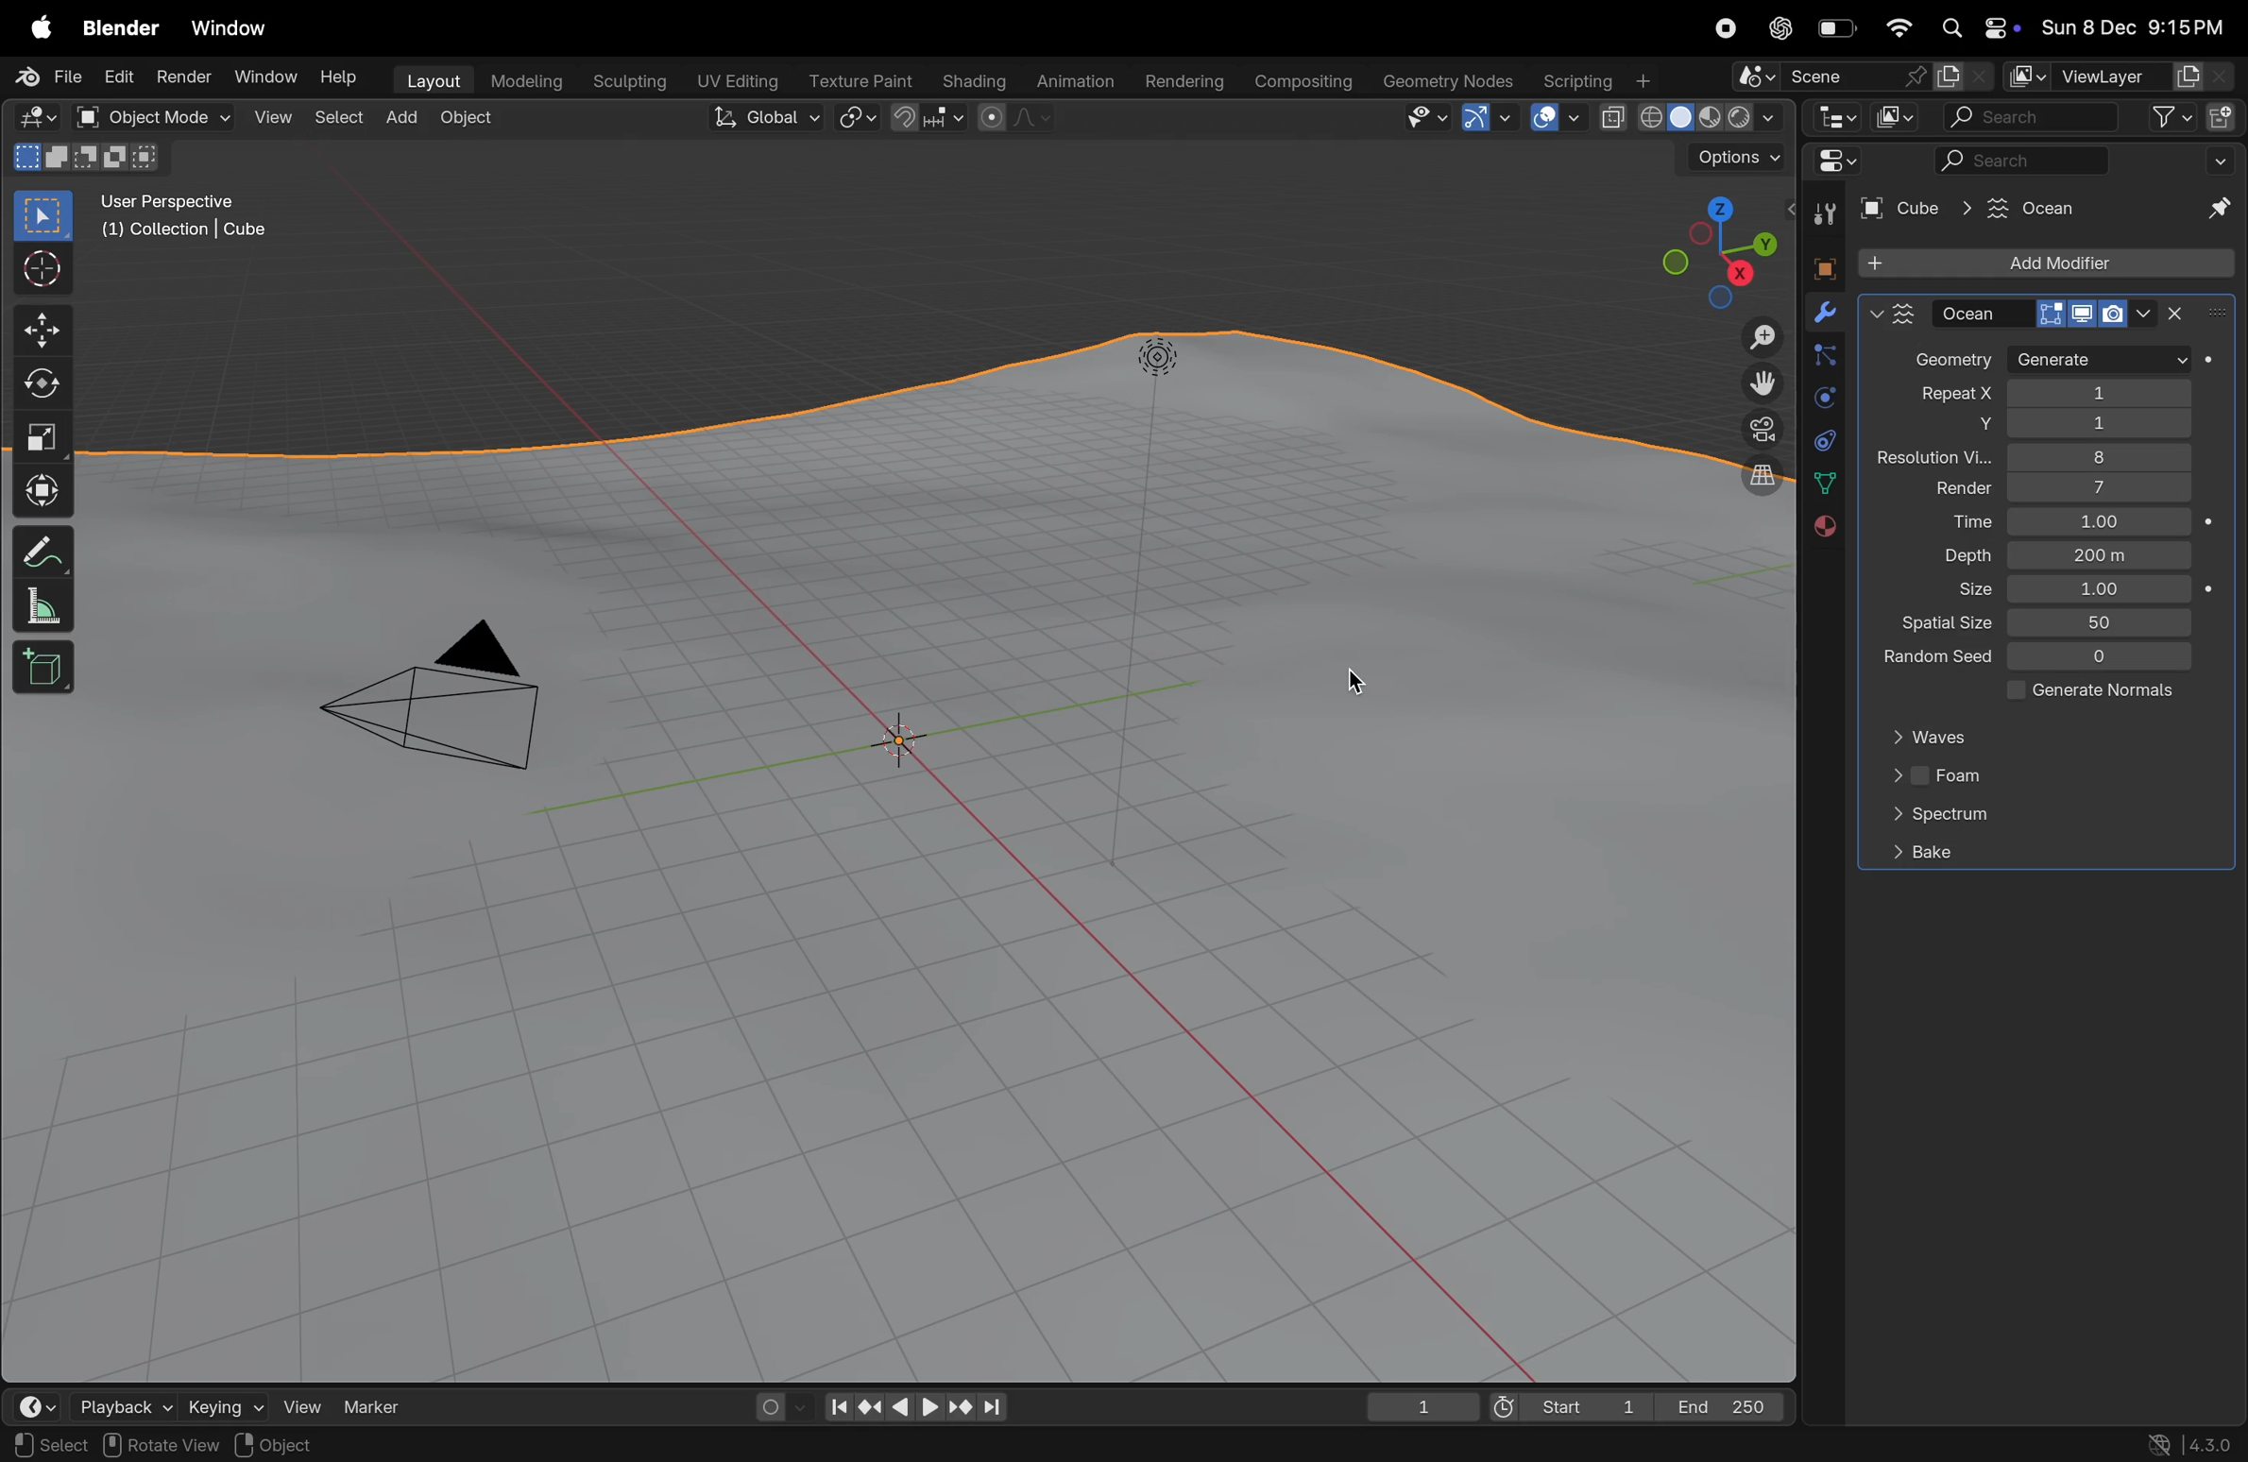 This screenshot has width=2248, height=1462. What do you see at coordinates (1838, 32) in the screenshot?
I see `battery` at bounding box center [1838, 32].